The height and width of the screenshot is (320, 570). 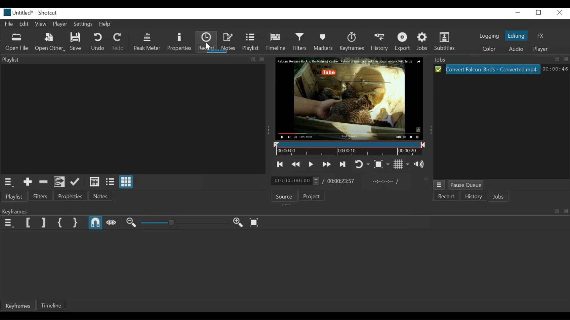 I want to click on Undo, so click(x=98, y=42).